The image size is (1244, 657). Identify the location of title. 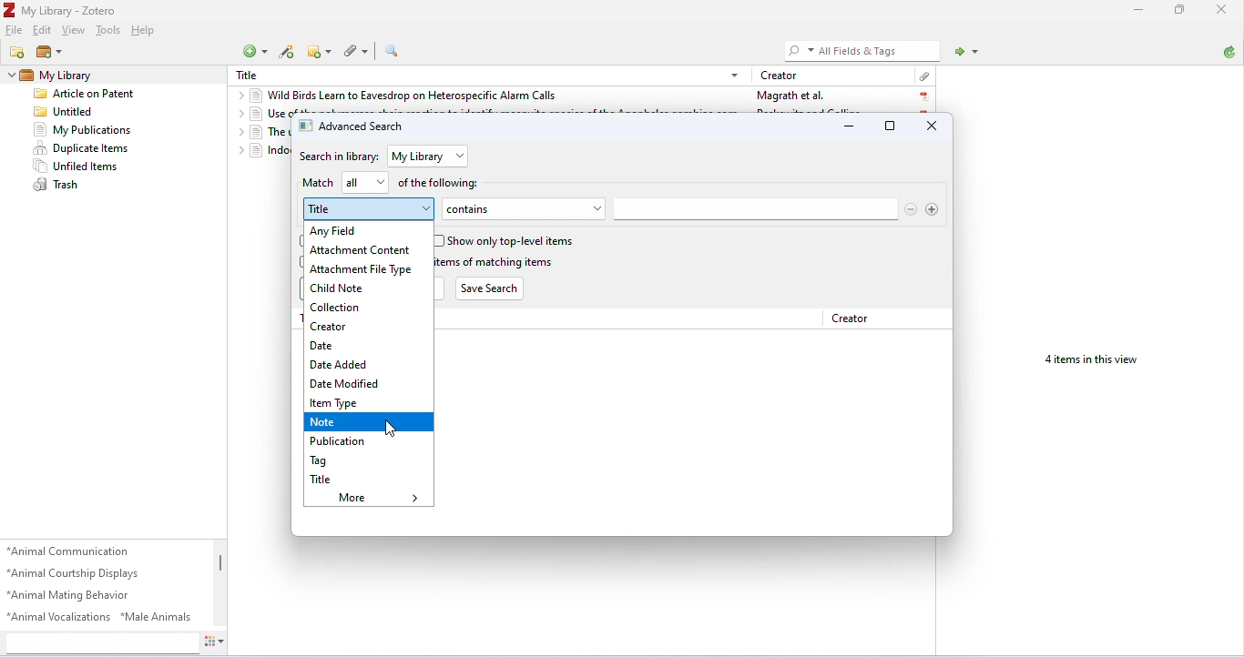
(327, 480).